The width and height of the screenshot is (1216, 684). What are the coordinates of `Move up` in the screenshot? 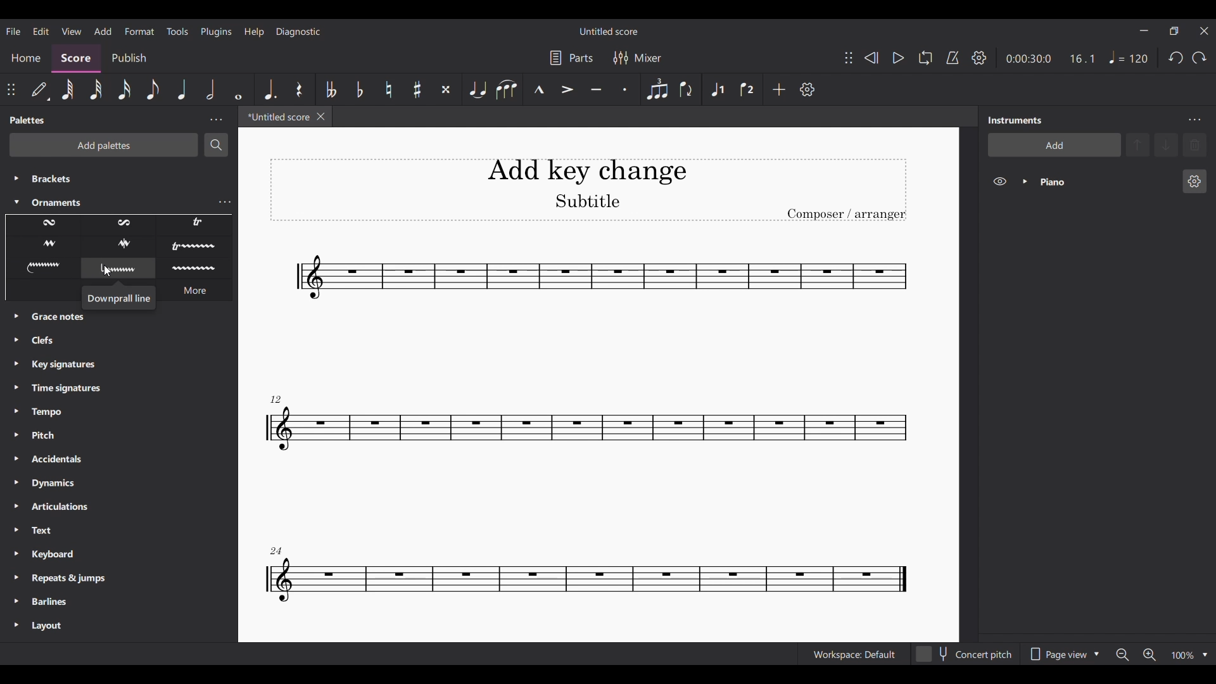 It's located at (1137, 145).